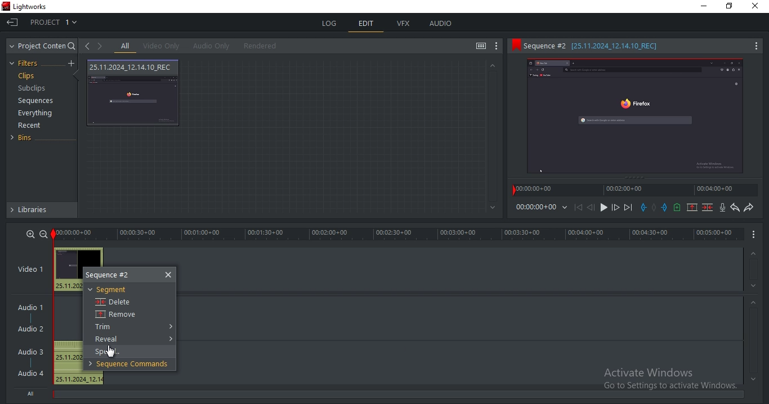  I want to click on edit, so click(366, 25).